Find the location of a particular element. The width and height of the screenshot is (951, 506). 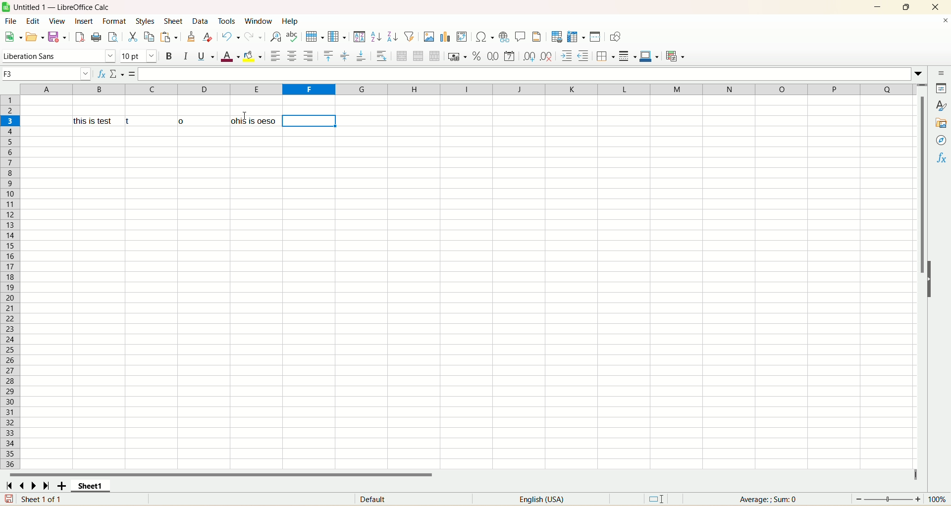

select function is located at coordinates (117, 75).